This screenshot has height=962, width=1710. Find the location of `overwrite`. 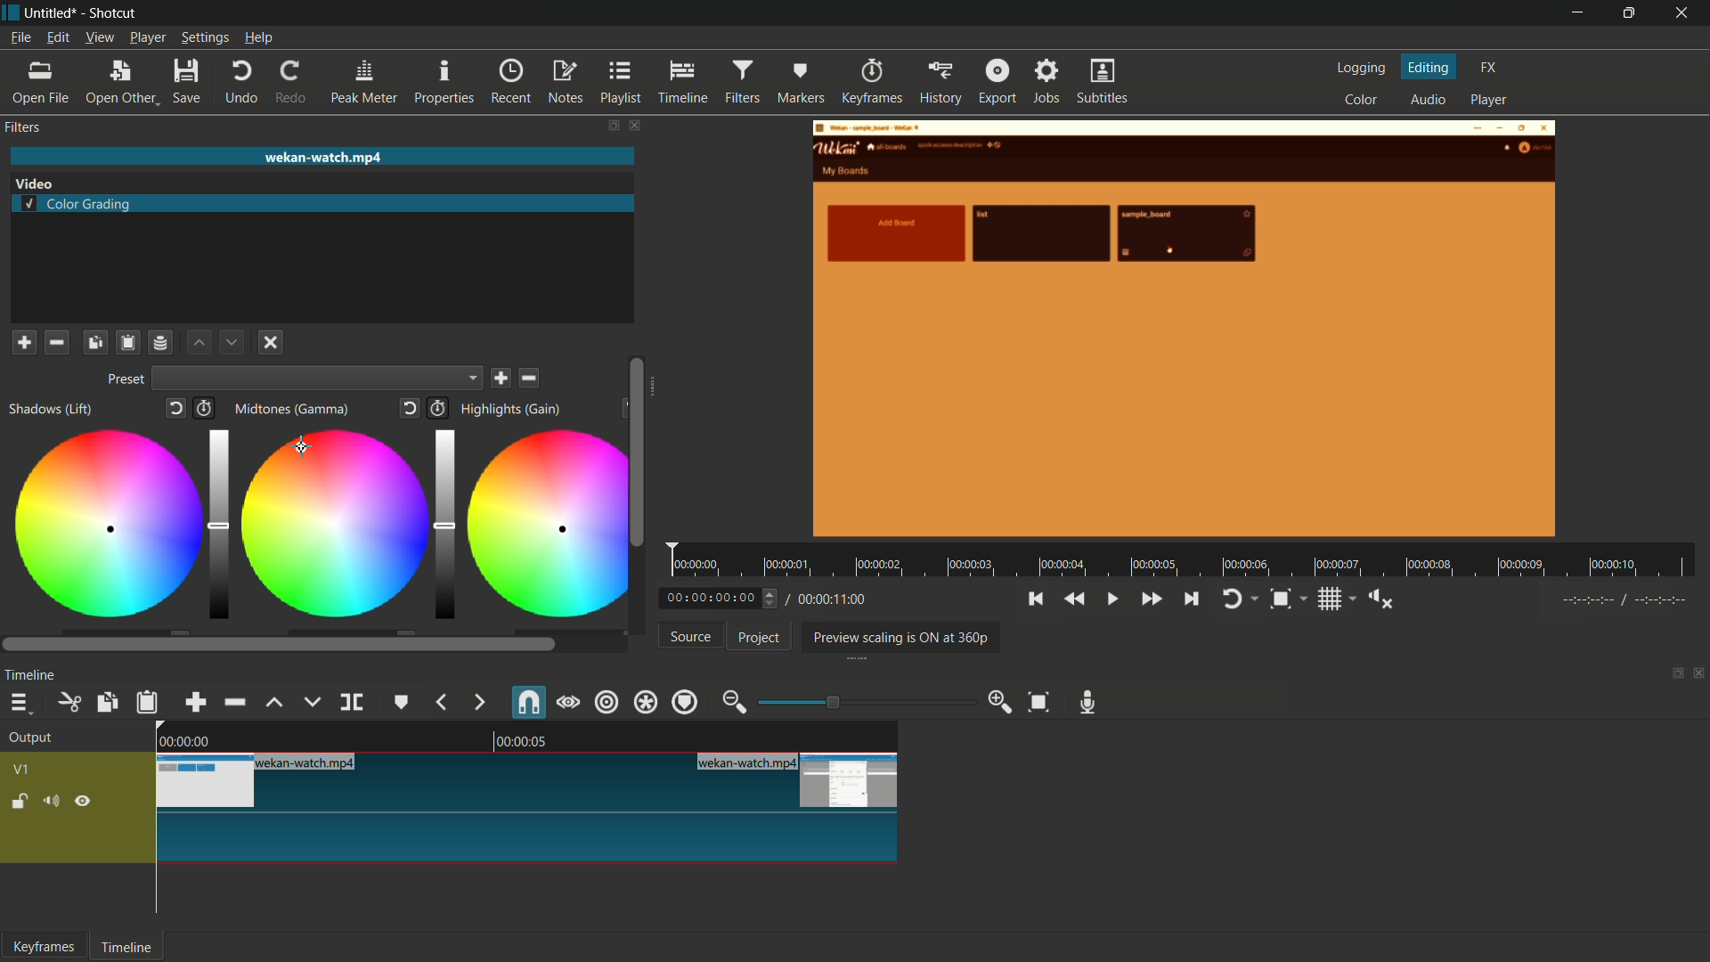

overwrite is located at coordinates (312, 701).